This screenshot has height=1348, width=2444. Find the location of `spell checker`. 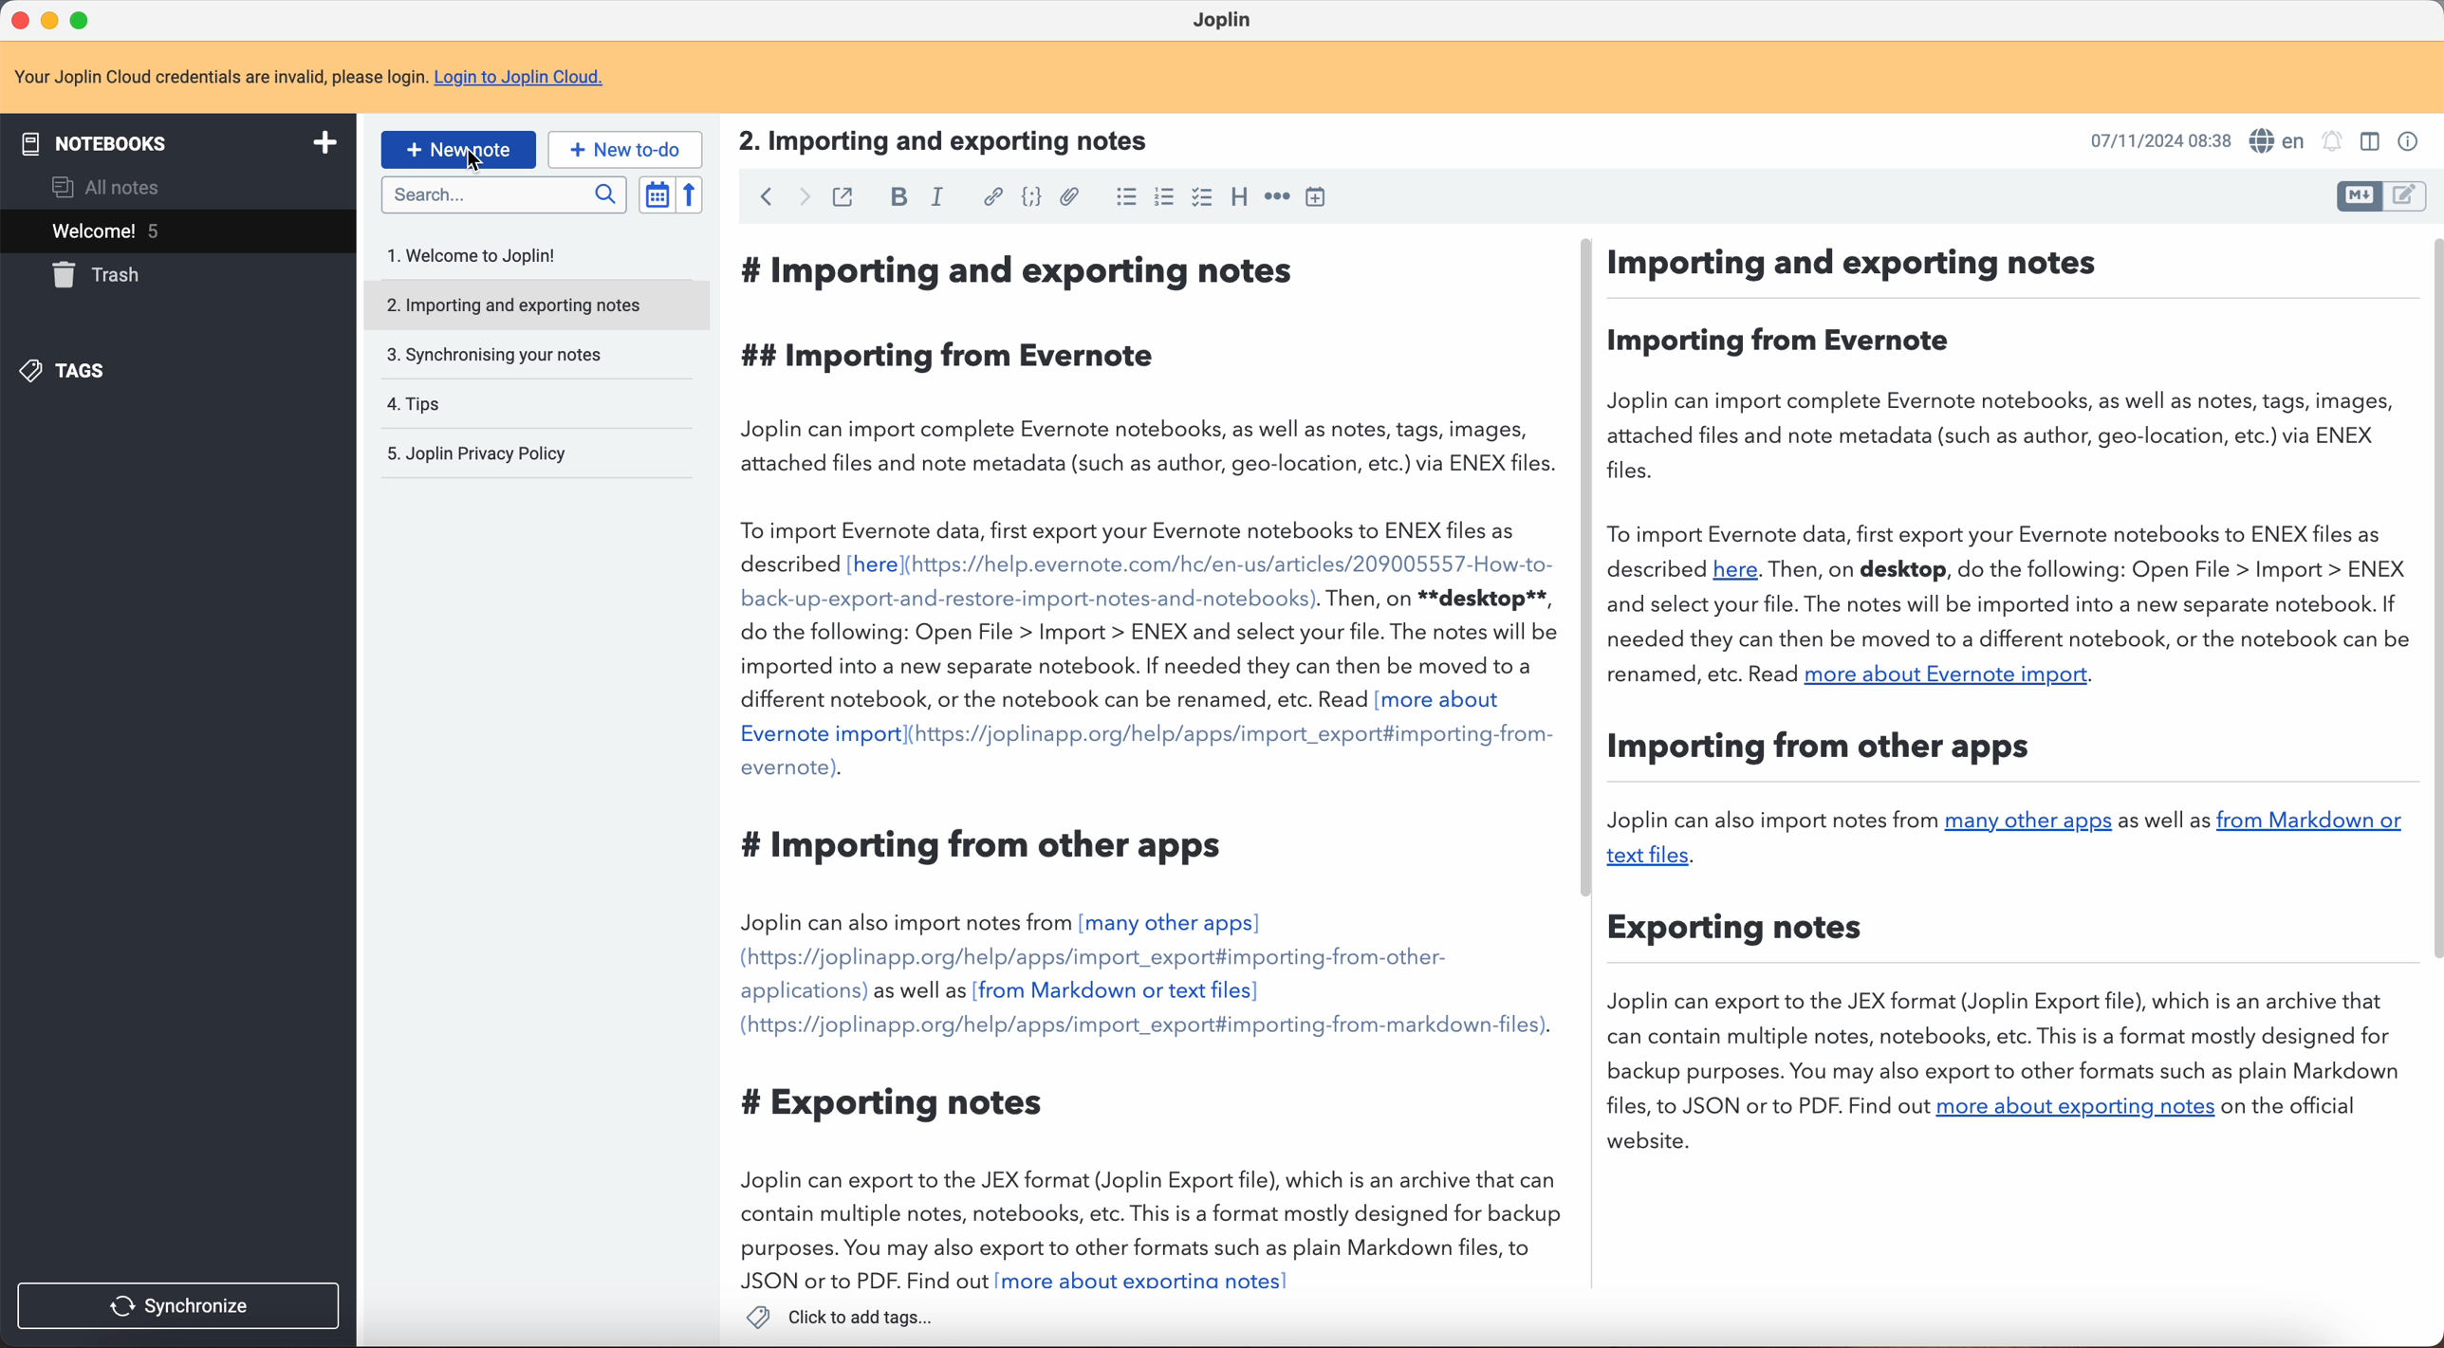

spell checker is located at coordinates (2279, 139).